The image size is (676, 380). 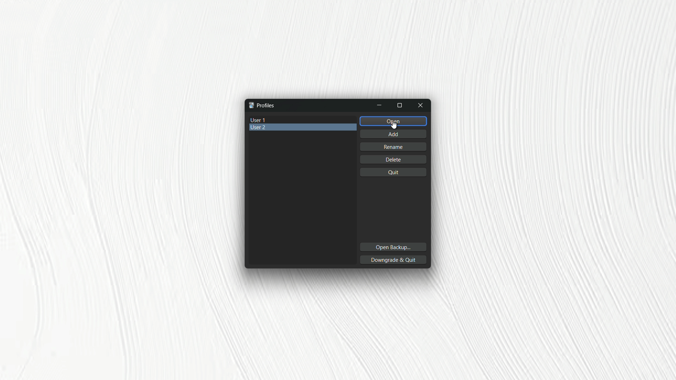 I want to click on User 2 , so click(x=303, y=129).